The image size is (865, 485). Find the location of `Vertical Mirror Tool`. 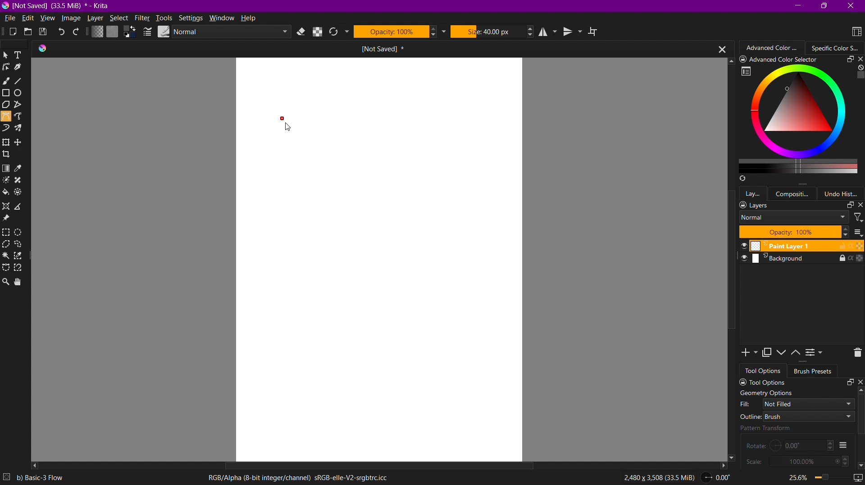

Vertical Mirror Tool is located at coordinates (574, 32).